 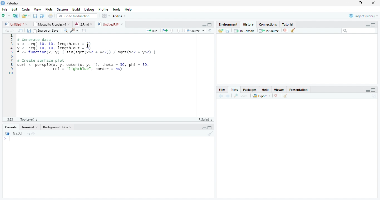 What do you see at coordinates (269, 31) in the screenshot?
I see `To Source` at bounding box center [269, 31].